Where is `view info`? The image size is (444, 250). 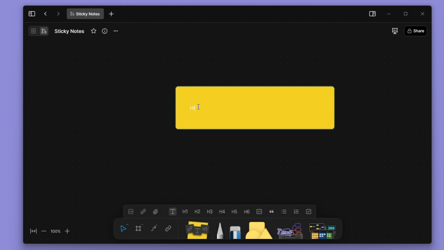 view info is located at coordinates (104, 31).